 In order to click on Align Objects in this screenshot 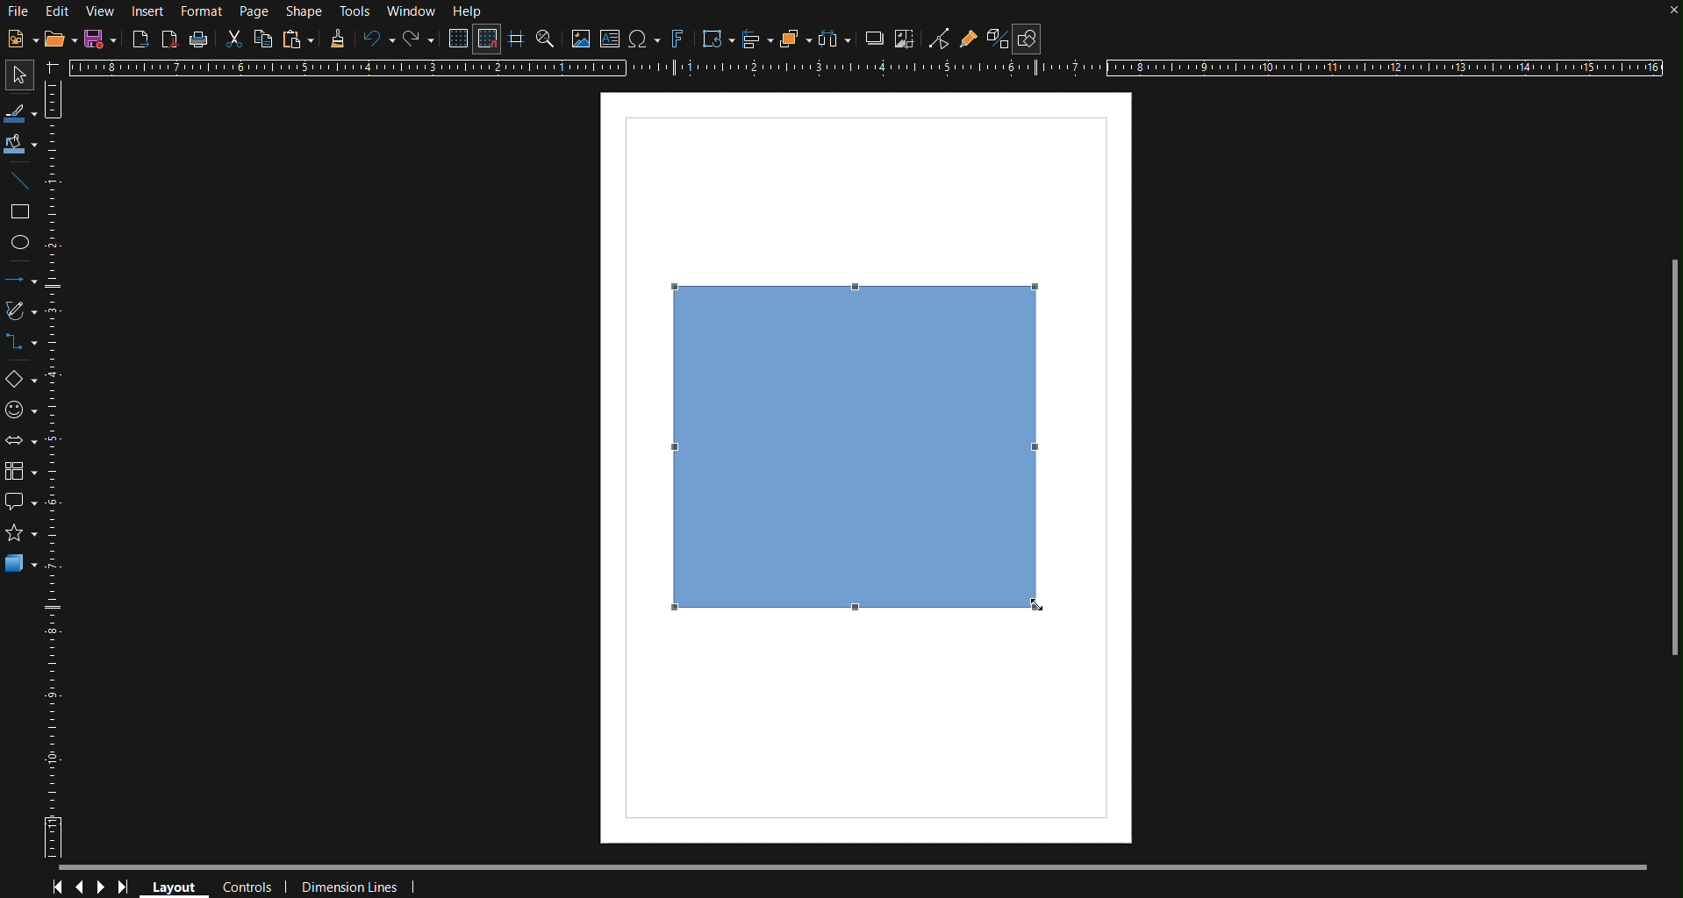, I will do `click(757, 39)`.